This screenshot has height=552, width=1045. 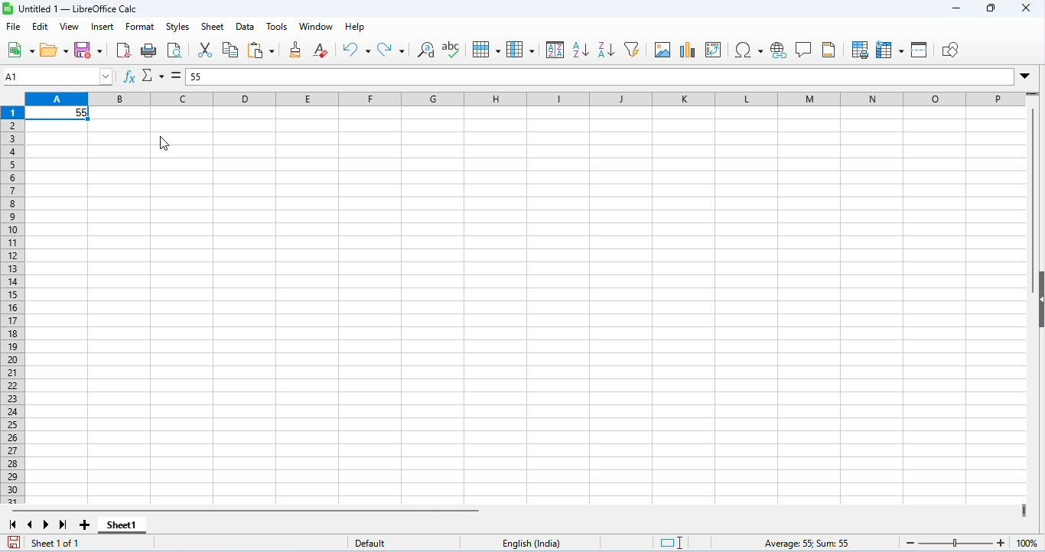 What do you see at coordinates (1022, 509) in the screenshot?
I see `drag to view more column` at bounding box center [1022, 509].